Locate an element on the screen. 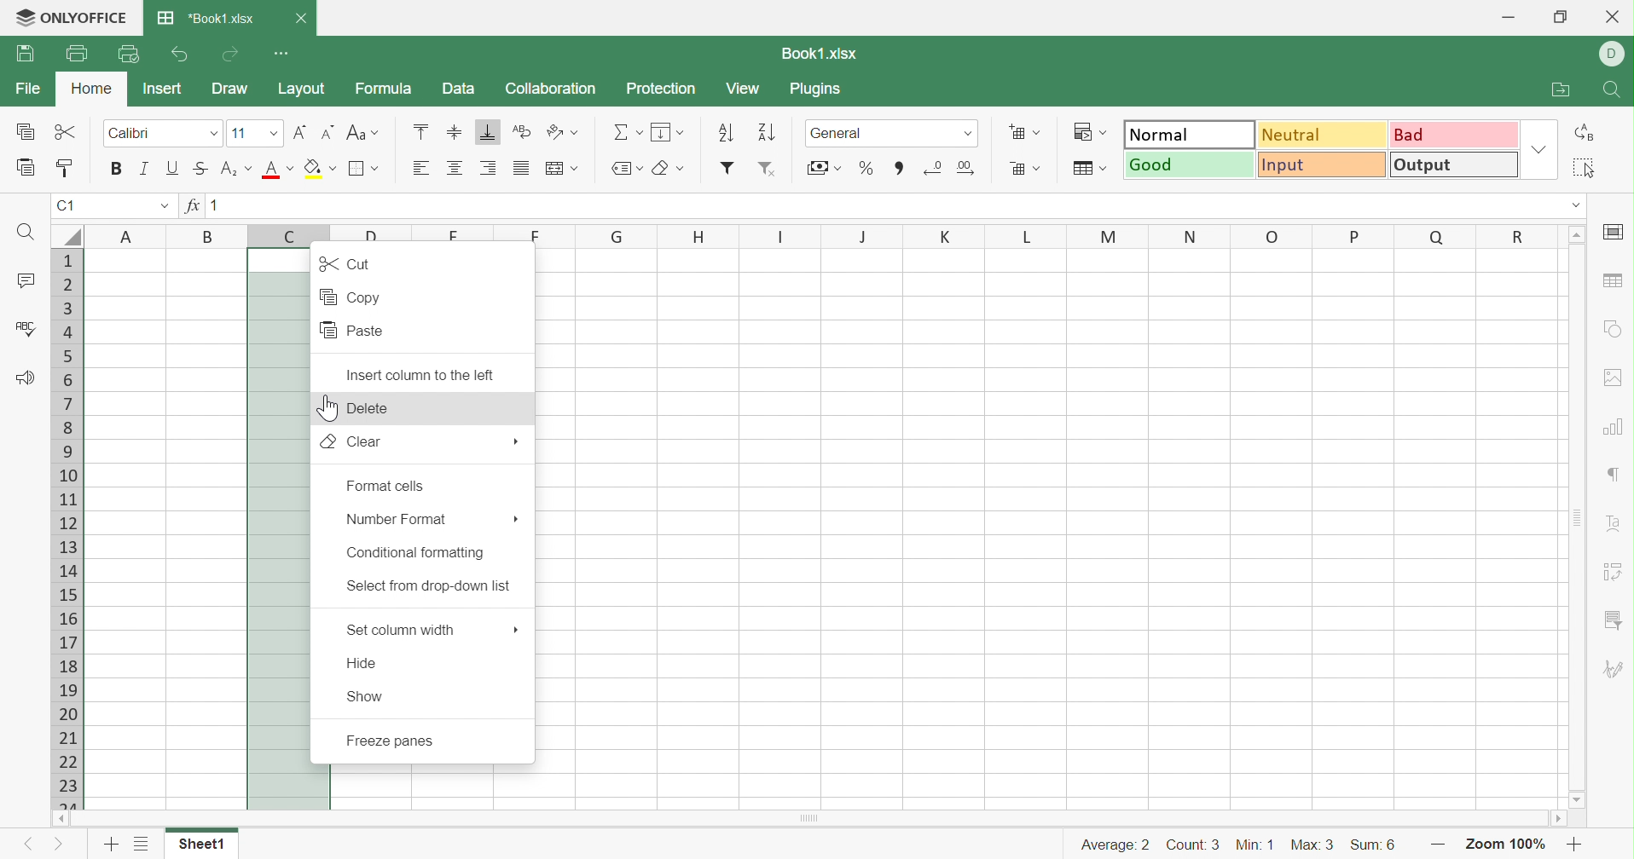 The height and width of the screenshot is (859, 1634). Delete cells is located at coordinates (1017, 168).